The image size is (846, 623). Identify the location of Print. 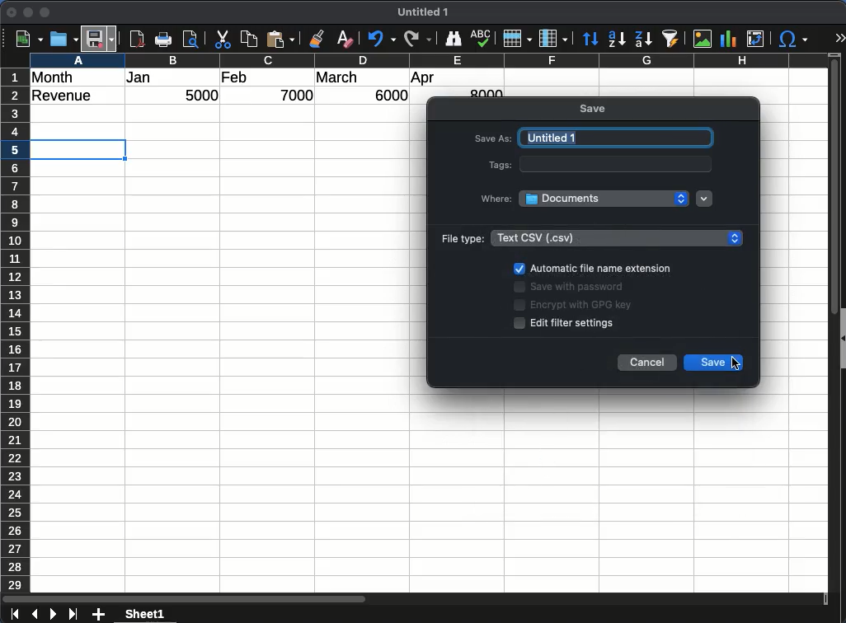
(166, 40).